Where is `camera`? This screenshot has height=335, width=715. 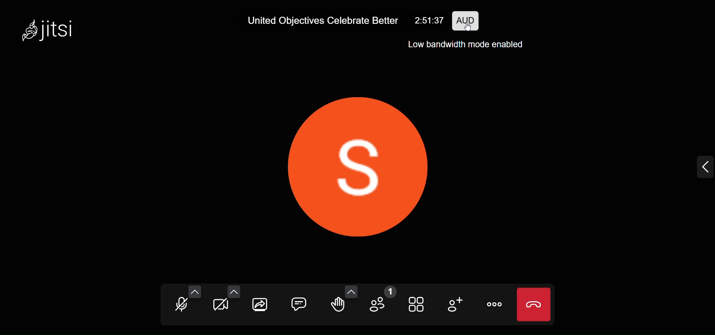
camera is located at coordinates (221, 306).